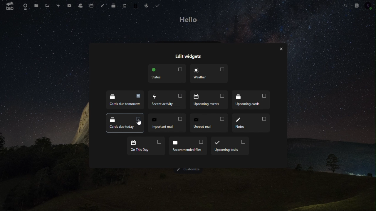 Image resolution: width=376 pixels, height=211 pixels. Describe the element at coordinates (69, 5) in the screenshot. I see `mail` at that location.